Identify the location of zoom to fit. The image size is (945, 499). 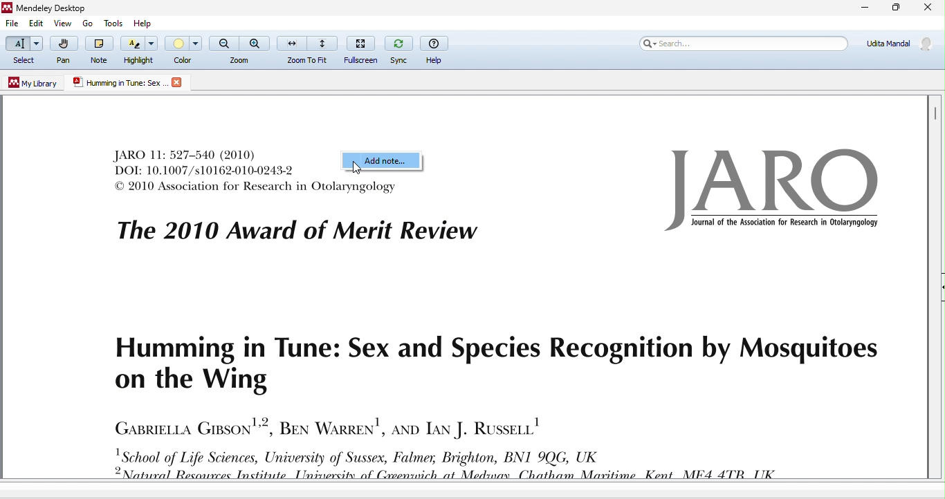
(309, 50).